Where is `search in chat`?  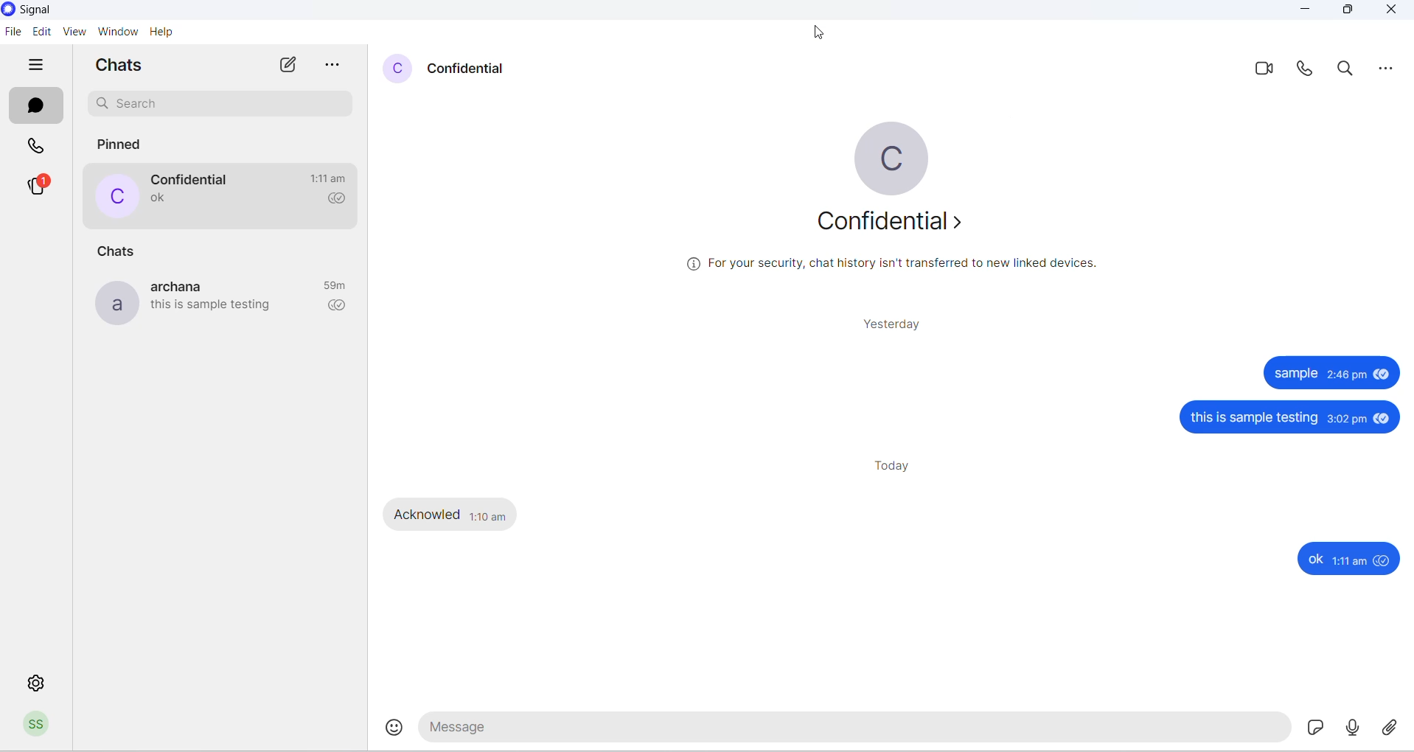
search in chat is located at coordinates (1345, 70).